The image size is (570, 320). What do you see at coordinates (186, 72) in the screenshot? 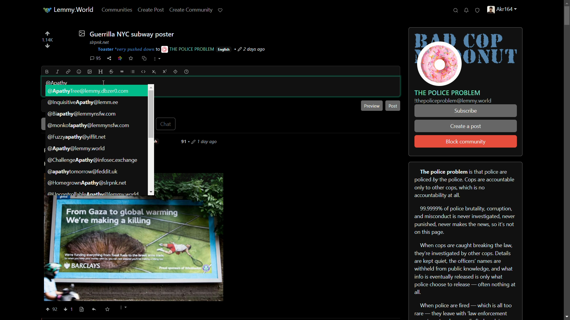
I see `help` at bounding box center [186, 72].